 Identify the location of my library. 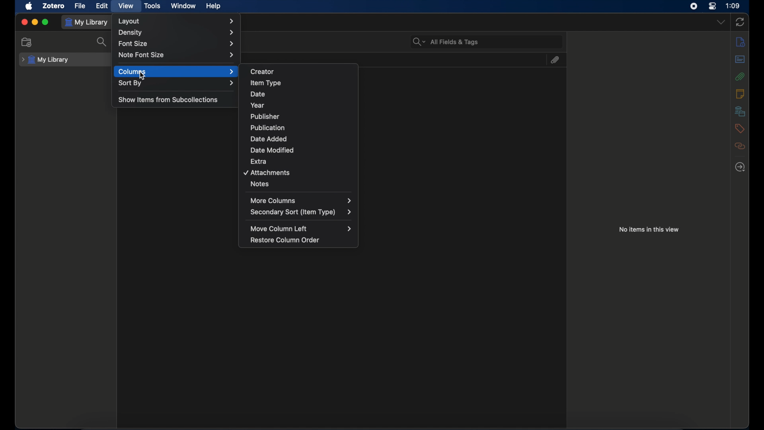
(45, 59).